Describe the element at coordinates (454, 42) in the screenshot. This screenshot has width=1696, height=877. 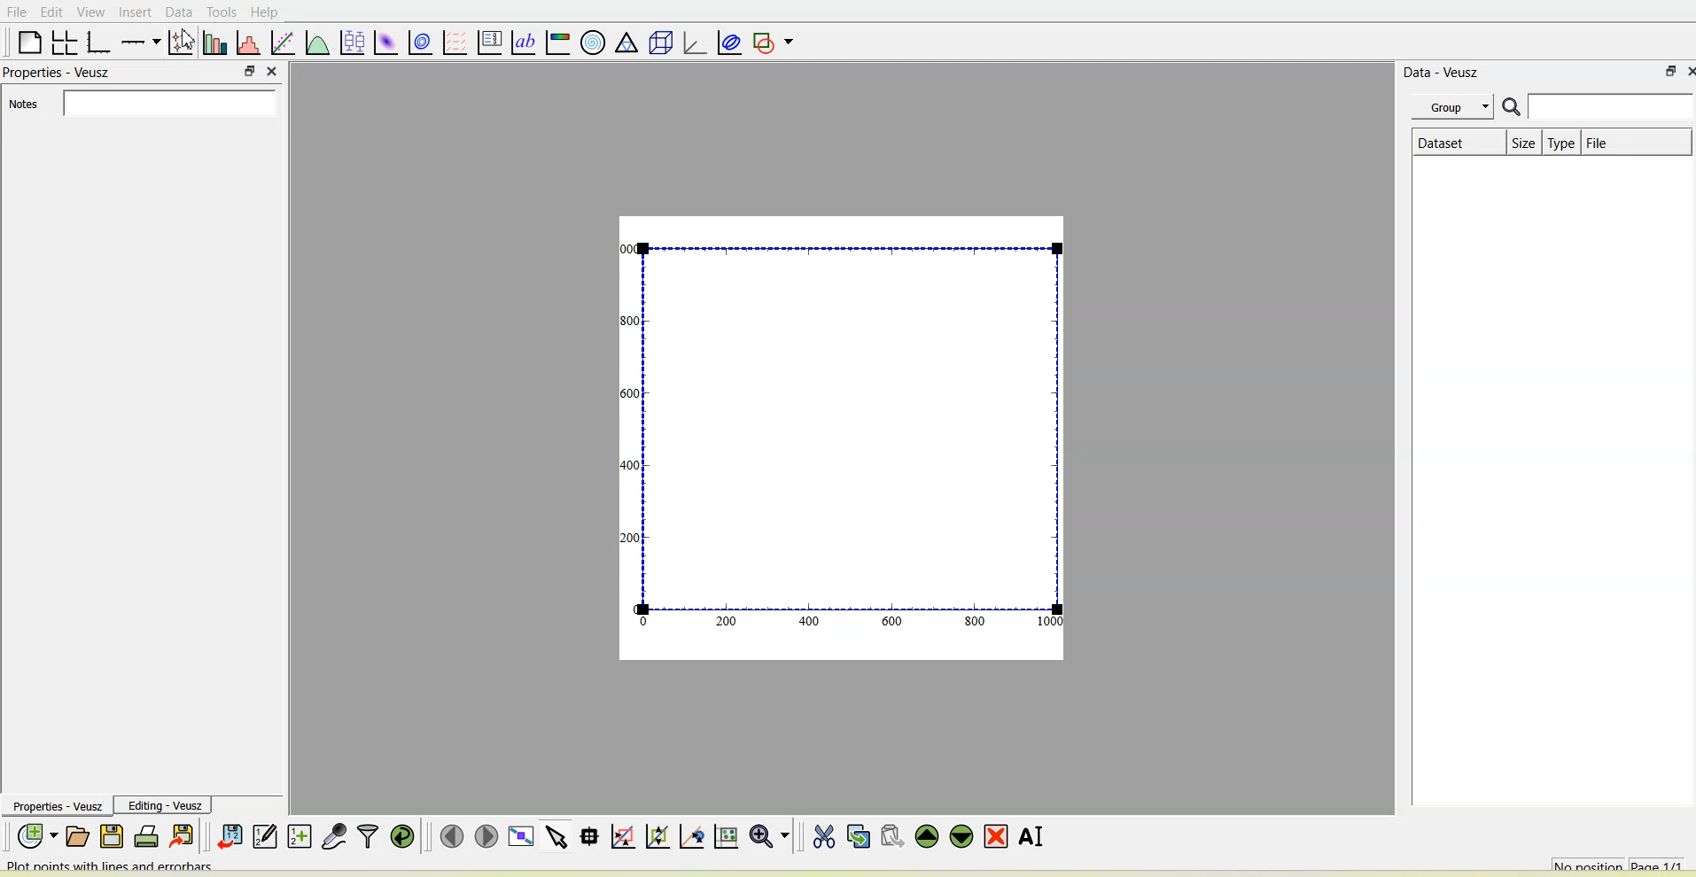
I see `plot a vector field` at that location.